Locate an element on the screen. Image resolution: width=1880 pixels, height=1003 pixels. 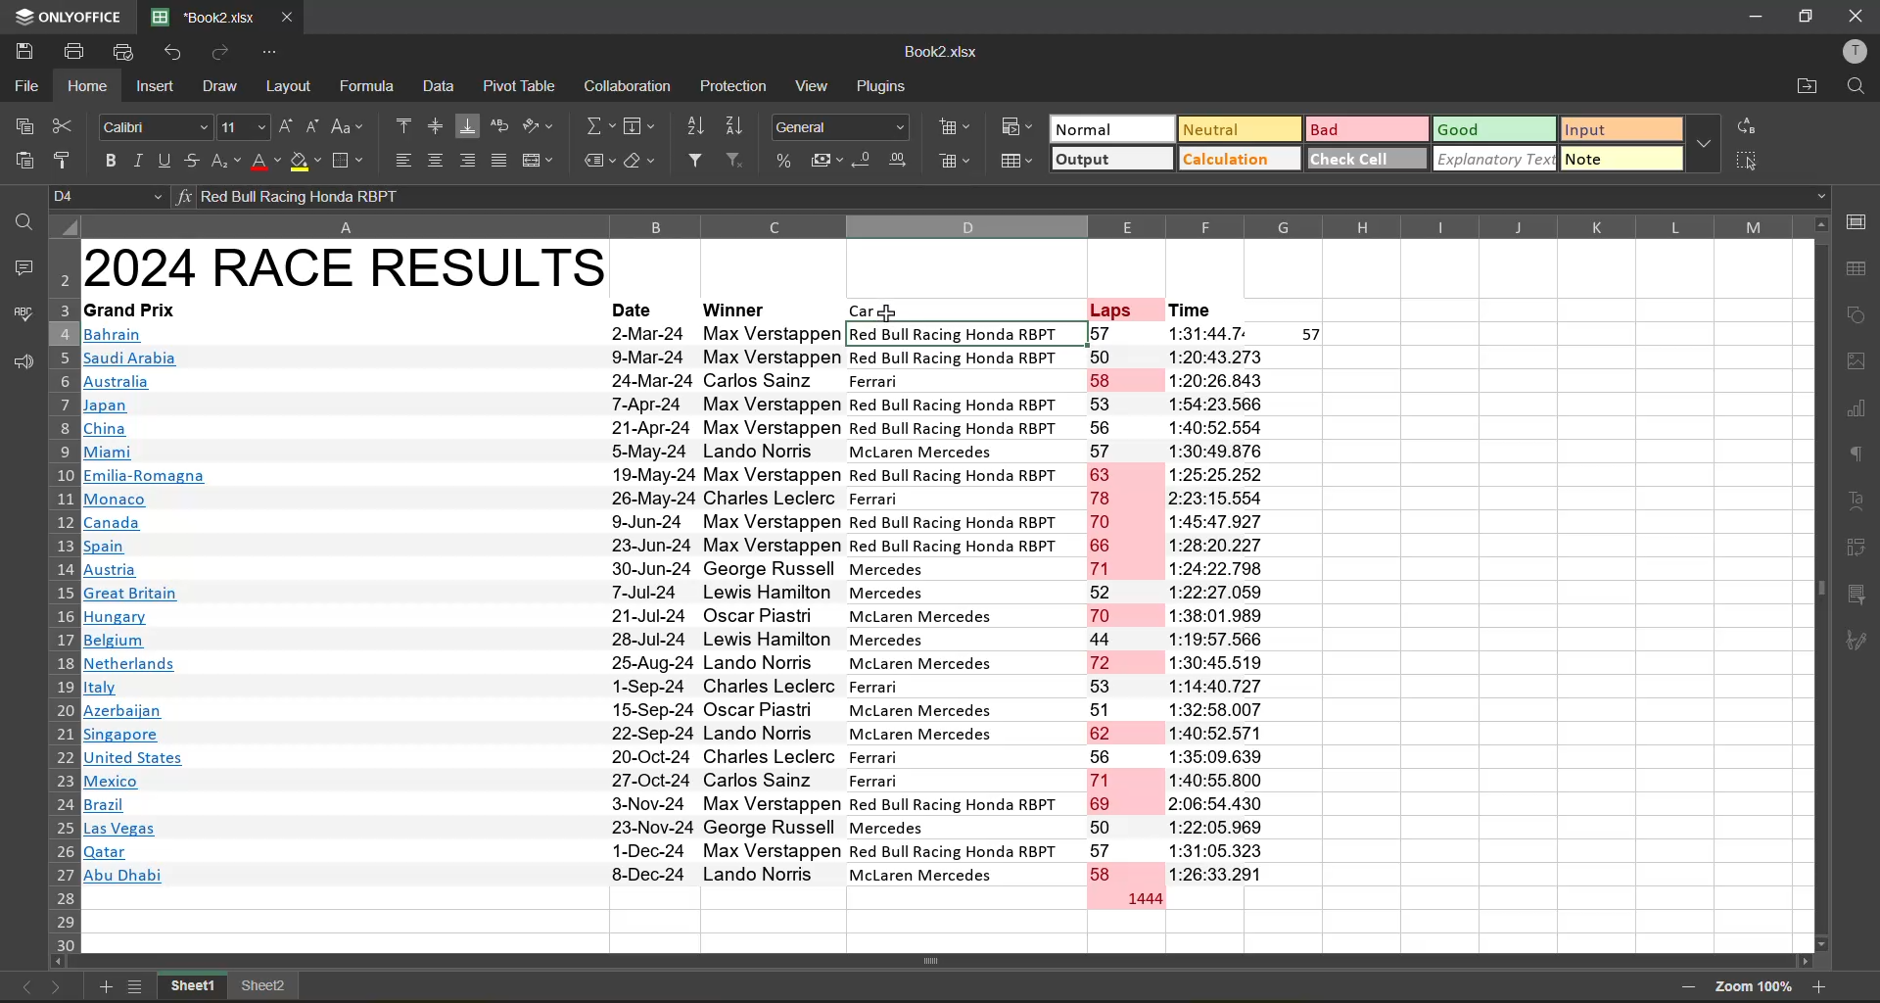
Scroll left is located at coordinates (61, 962).